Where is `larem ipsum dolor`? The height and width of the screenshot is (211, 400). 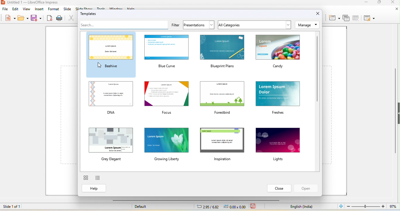 larem ipsum dolor is located at coordinates (278, 98).